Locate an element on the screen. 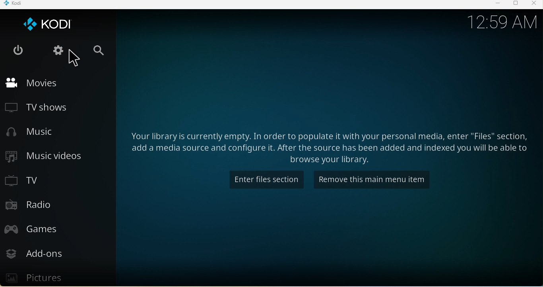 This screenshot has height=287, width=543. Kodi icon is located at coordinates (45, 25).